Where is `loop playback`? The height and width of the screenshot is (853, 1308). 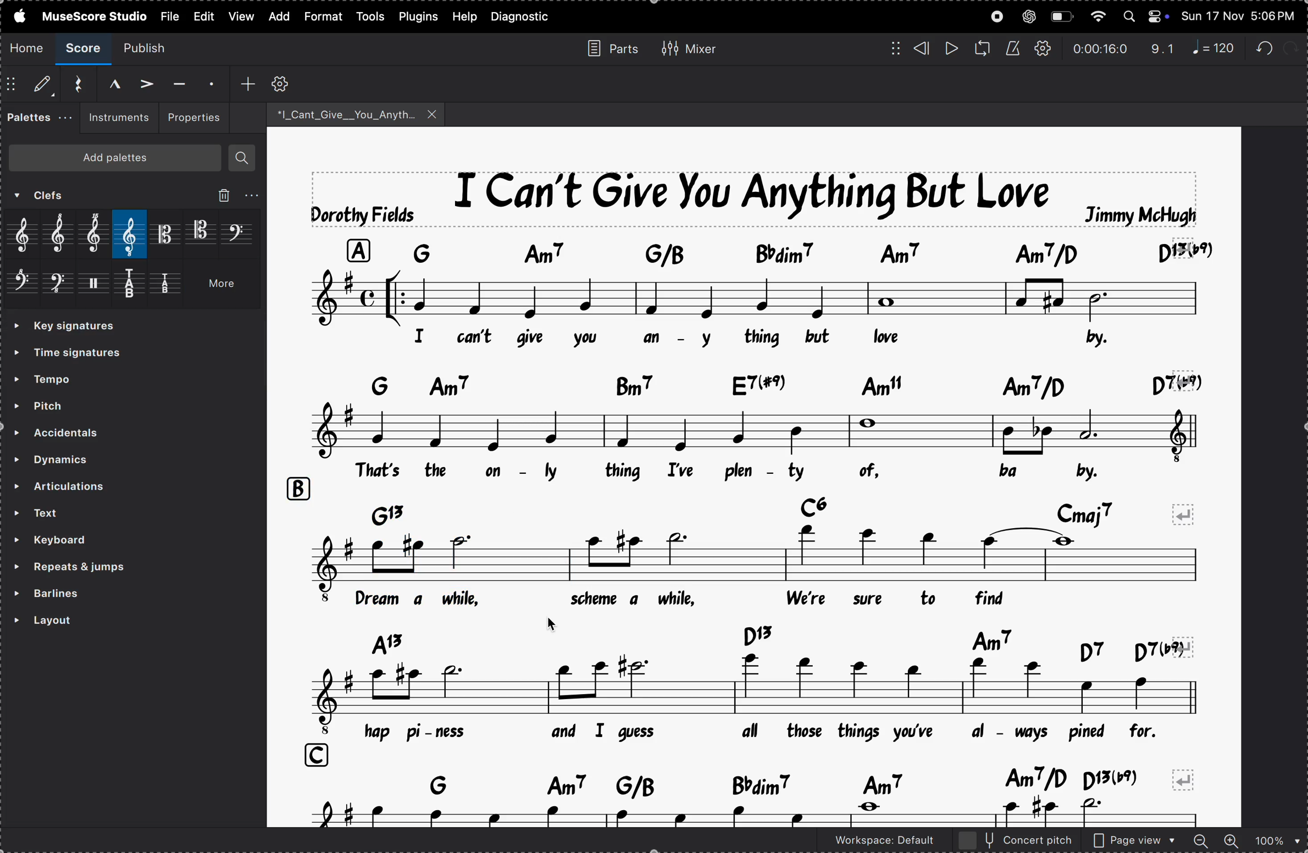
loop playback is located at coordinates (982, 48).